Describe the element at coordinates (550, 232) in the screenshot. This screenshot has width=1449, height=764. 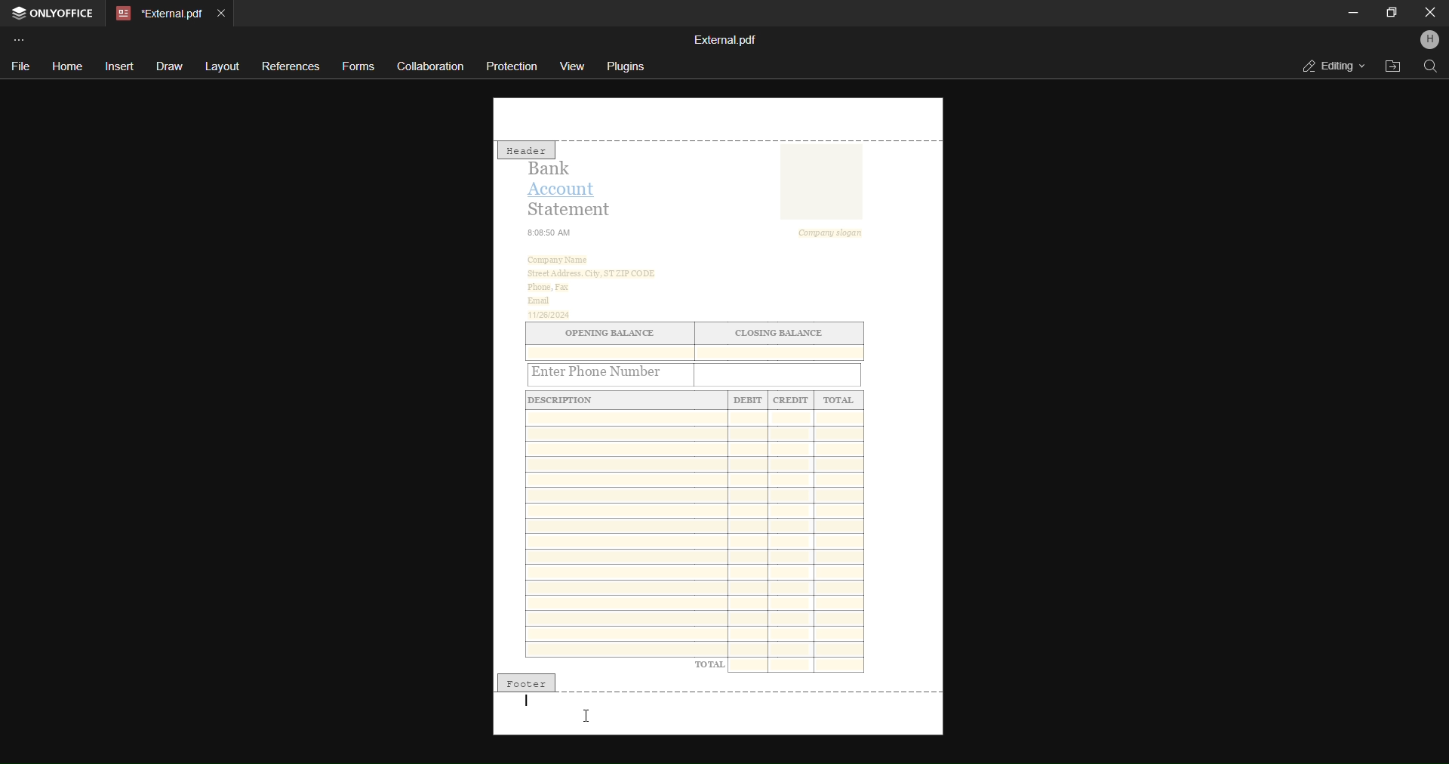
I see `8:08:50 AM` at that location.